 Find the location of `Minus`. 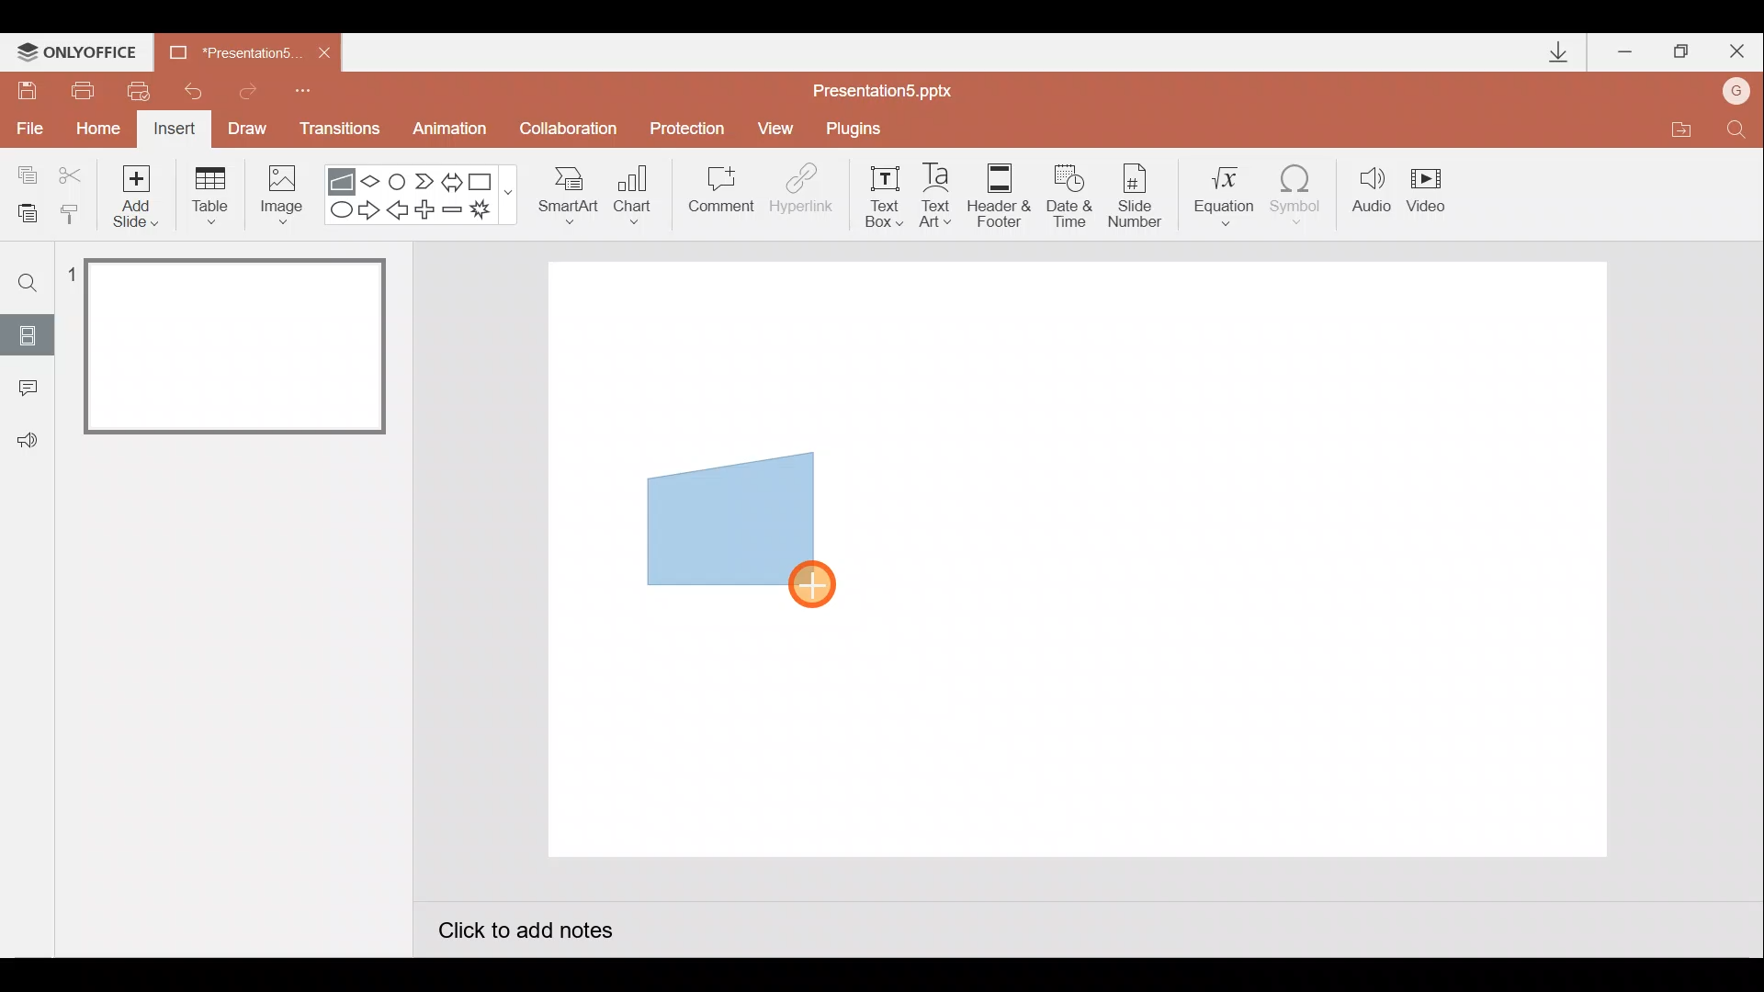

Minus is located at coordinates (454, 213).